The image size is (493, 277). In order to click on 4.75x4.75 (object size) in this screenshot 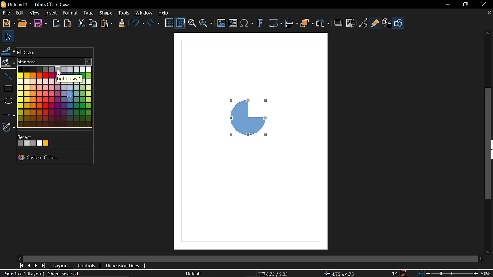, I will do `click(339, 274)`.